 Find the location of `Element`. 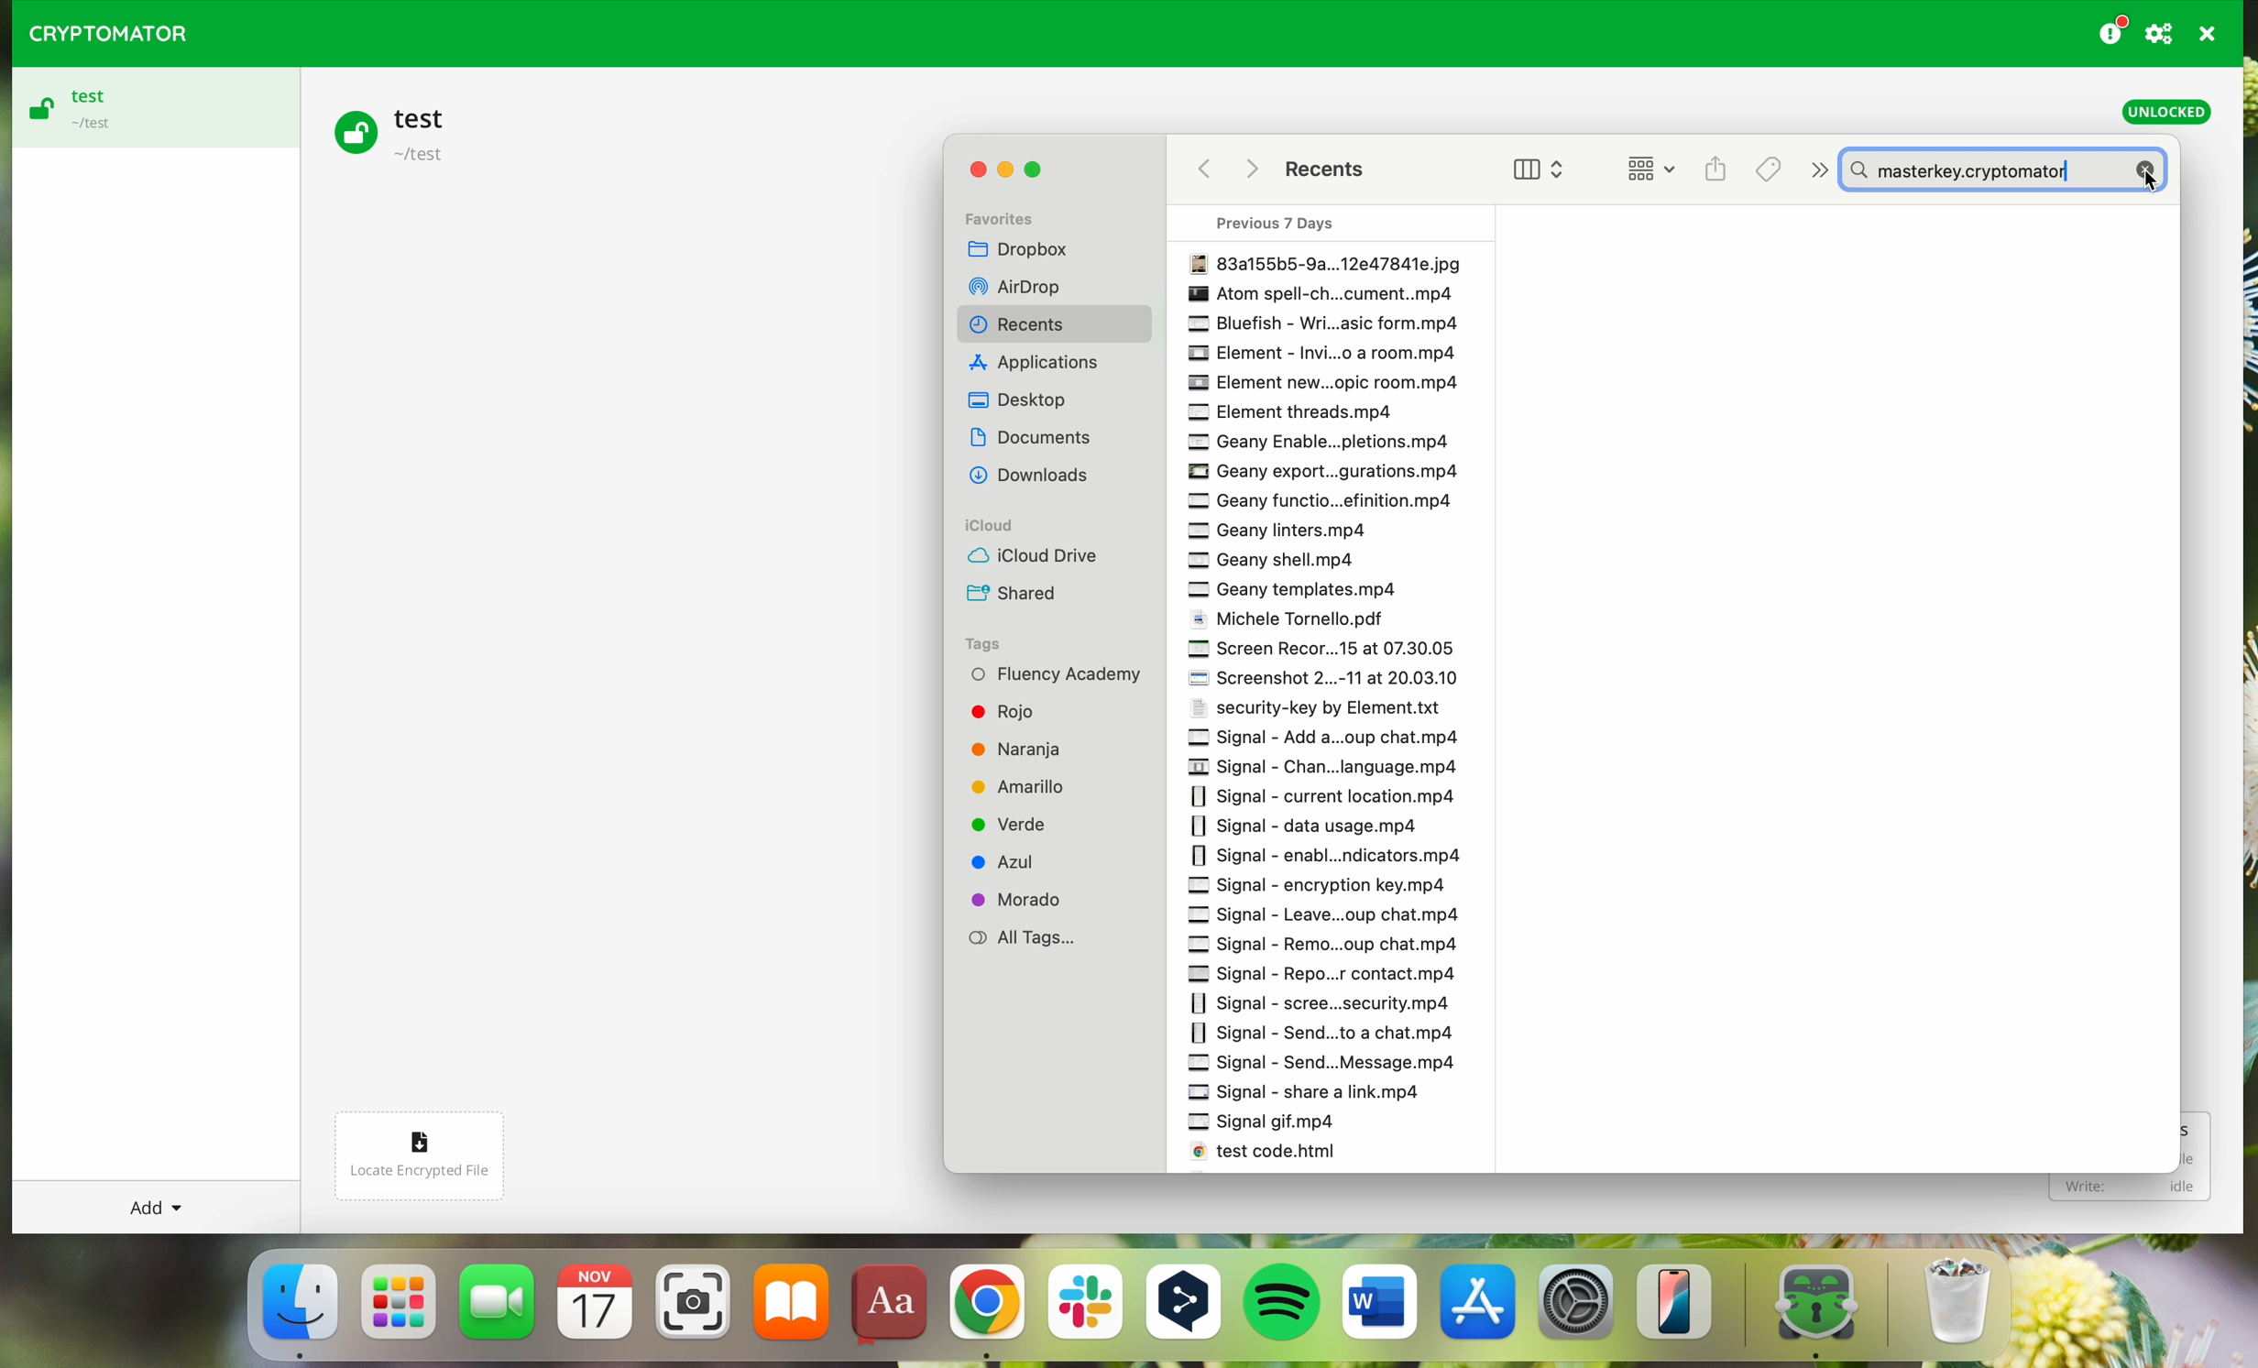

Element is located at coordinates (1330, 351).